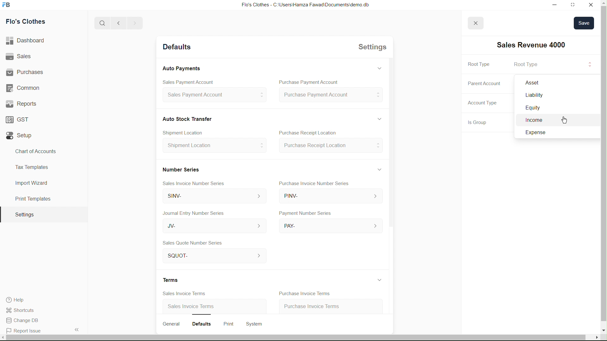 The height and width of the screenshot is (341, 607). What do you see at coordinates (185, 69) in the screenshot?
I see `Auto Payments` at bounding box center [185, 69].